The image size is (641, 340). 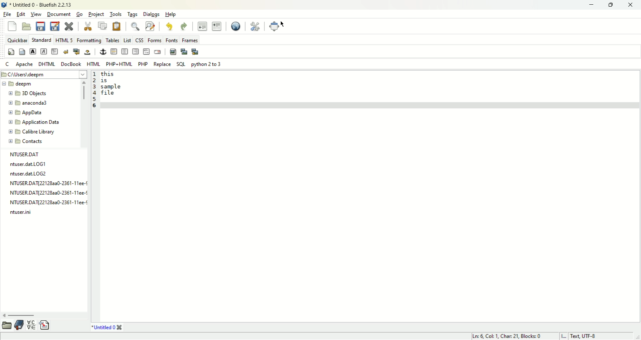 What do you see at coordinates (201, 26) in the screenshot?
I see `unindent` at bounding box center [201, 26].